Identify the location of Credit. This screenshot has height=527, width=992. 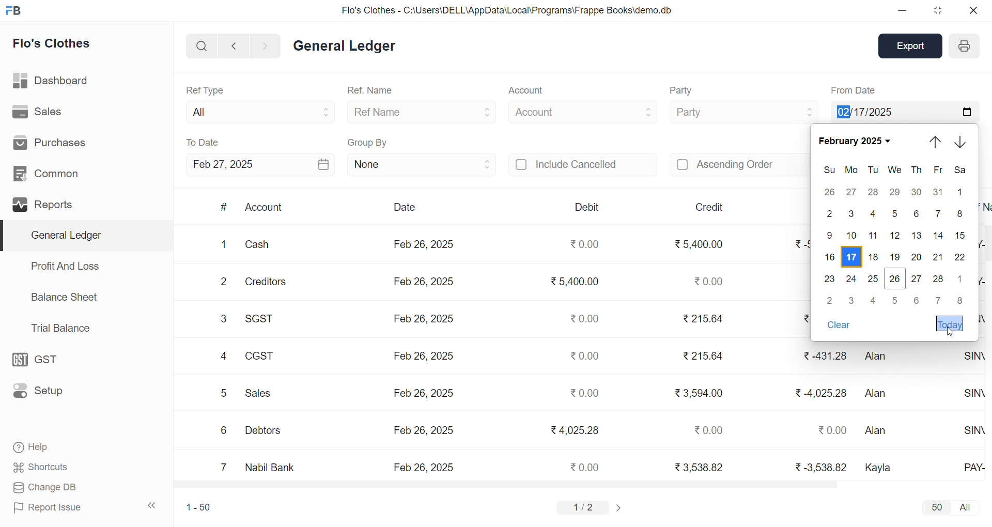
(710, 207).